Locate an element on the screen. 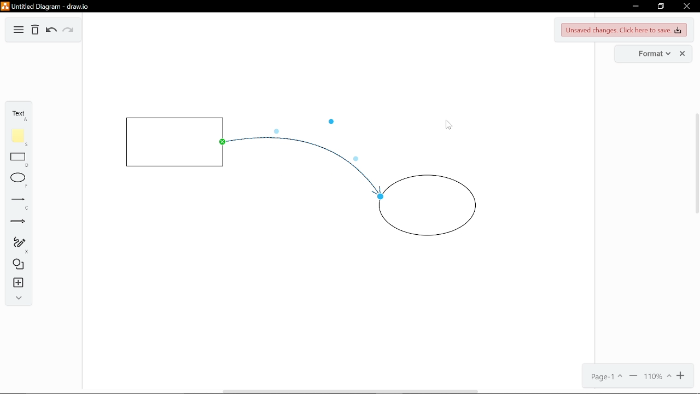 The width and height of the screenshot is (700, 394). Current zoom is located at coordinates (657, 376).